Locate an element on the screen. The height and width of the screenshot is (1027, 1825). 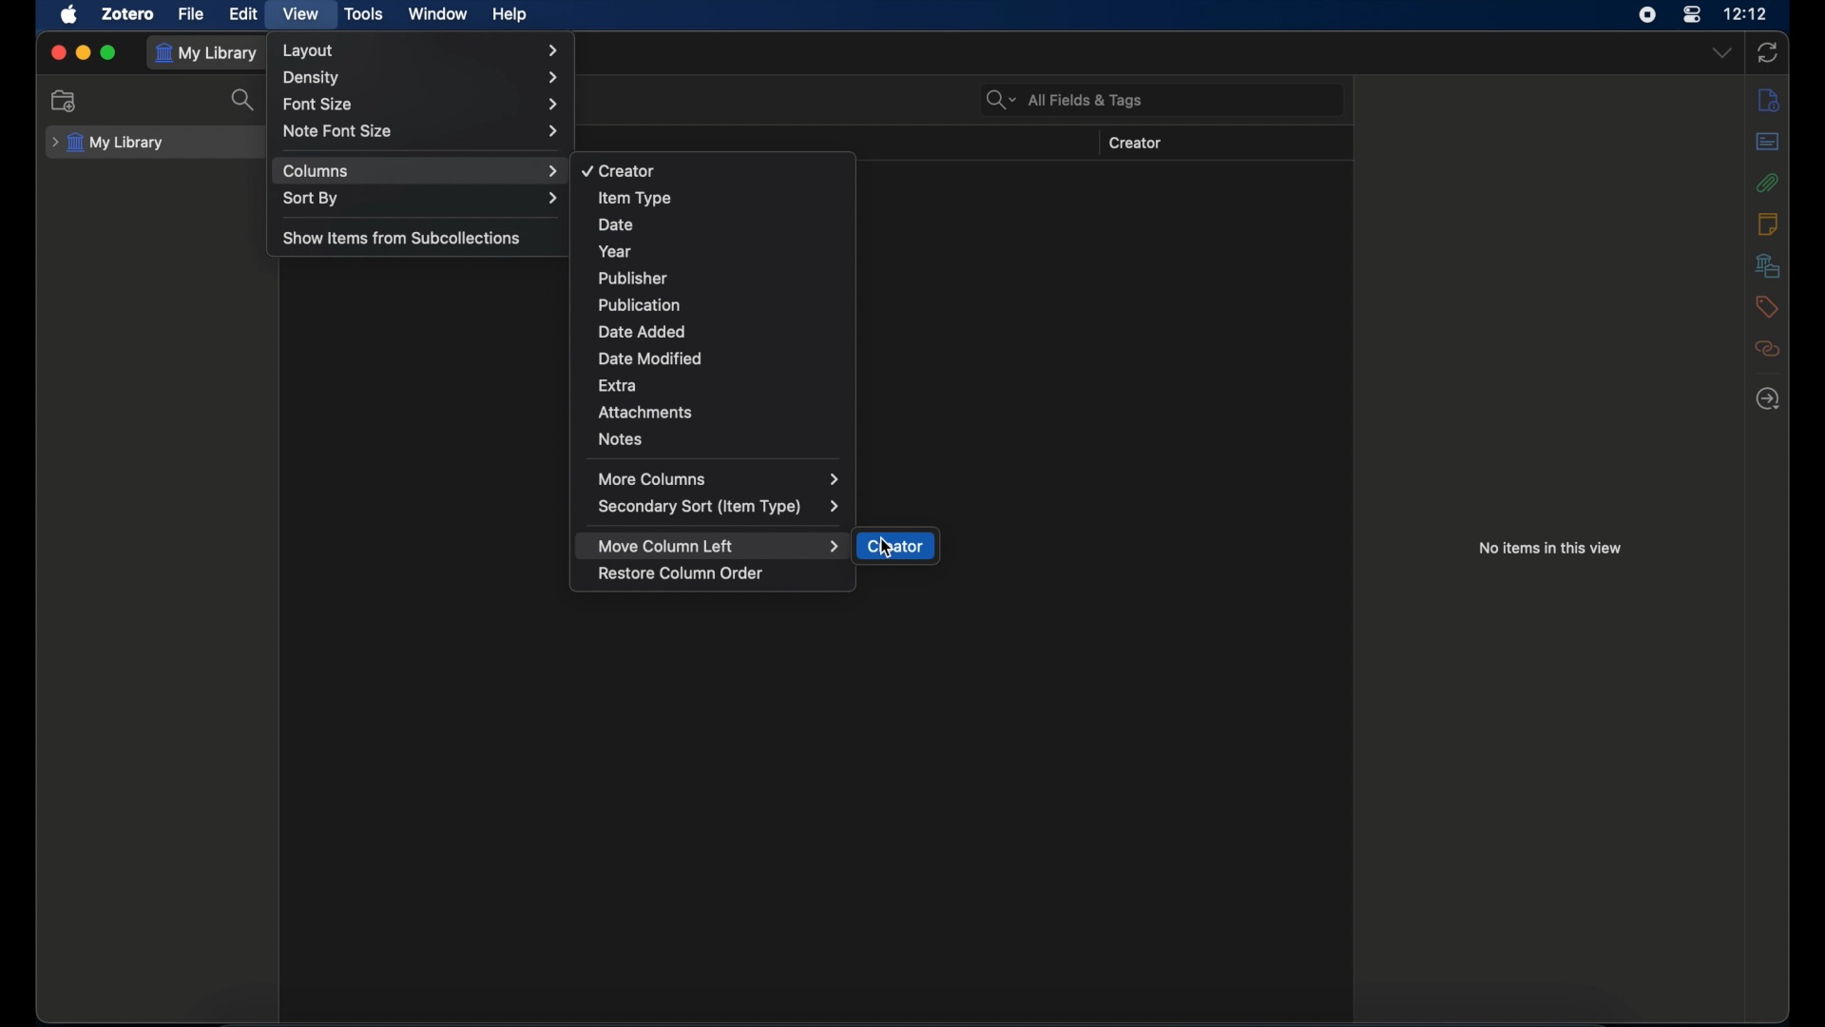
creator is located at coordinates (617, 171).